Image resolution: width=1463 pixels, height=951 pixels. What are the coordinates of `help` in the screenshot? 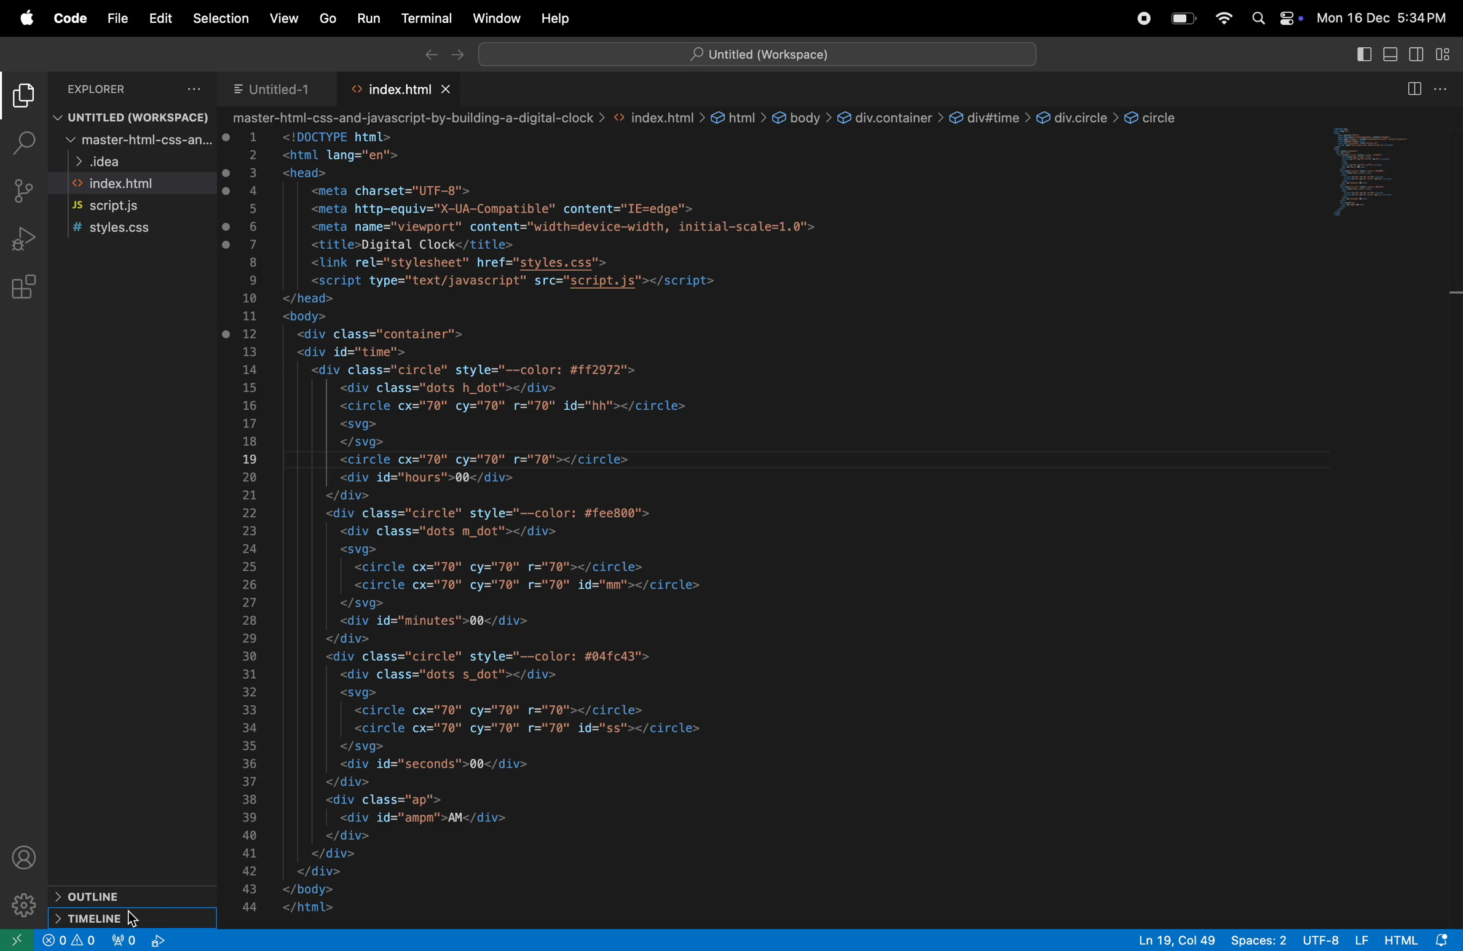 It's located at (561, 18).